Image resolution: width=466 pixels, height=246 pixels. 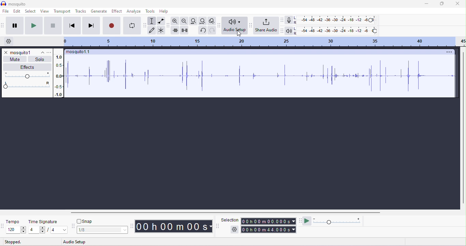 What do you see at coordinates (212, 30) in the screenshot?
I see `redo` at bounding box center [212, 30].